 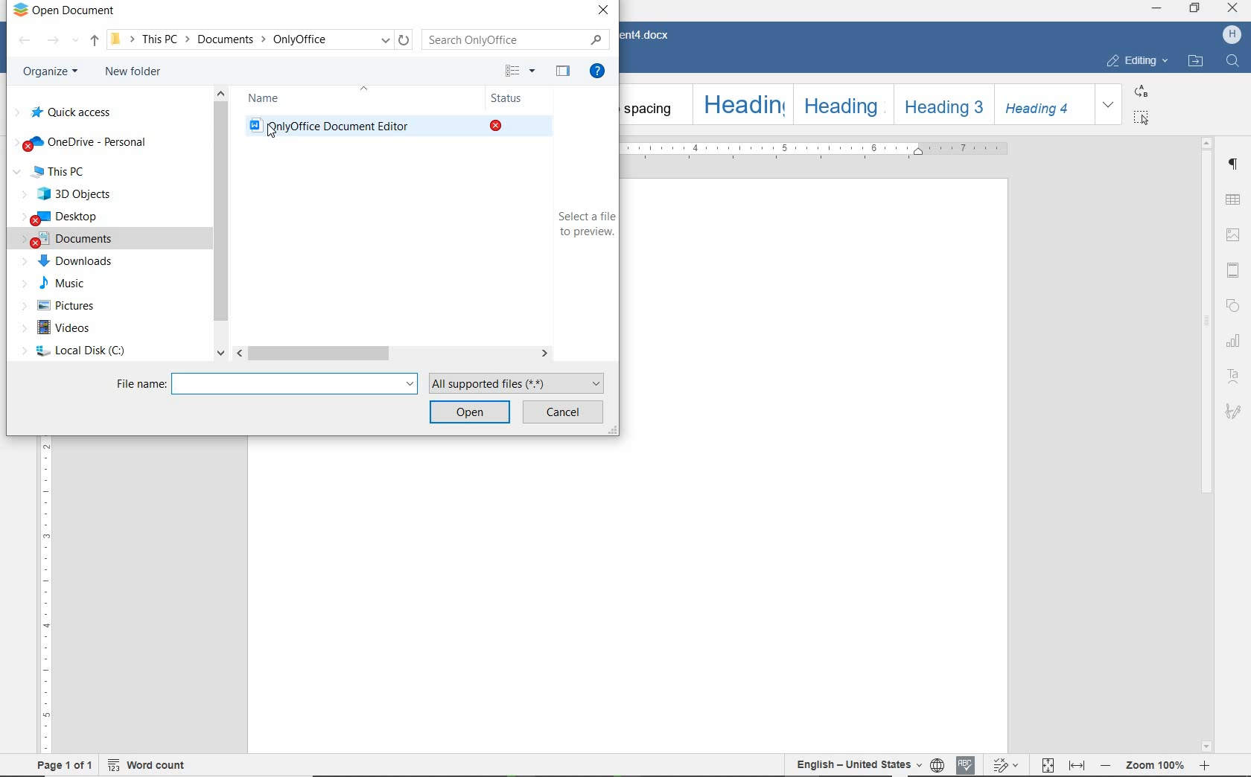 What do you see at coordinates (1233, 201) in the screenshot?
I see `table` at bounding box center [1233, 201].